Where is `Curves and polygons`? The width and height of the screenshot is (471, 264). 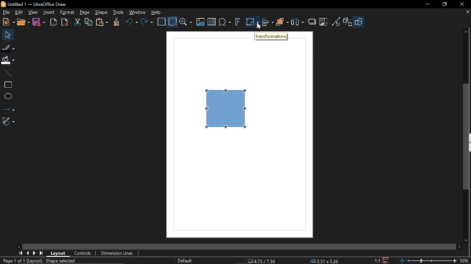
Curves and polygons is located at coordinates (8, 121).